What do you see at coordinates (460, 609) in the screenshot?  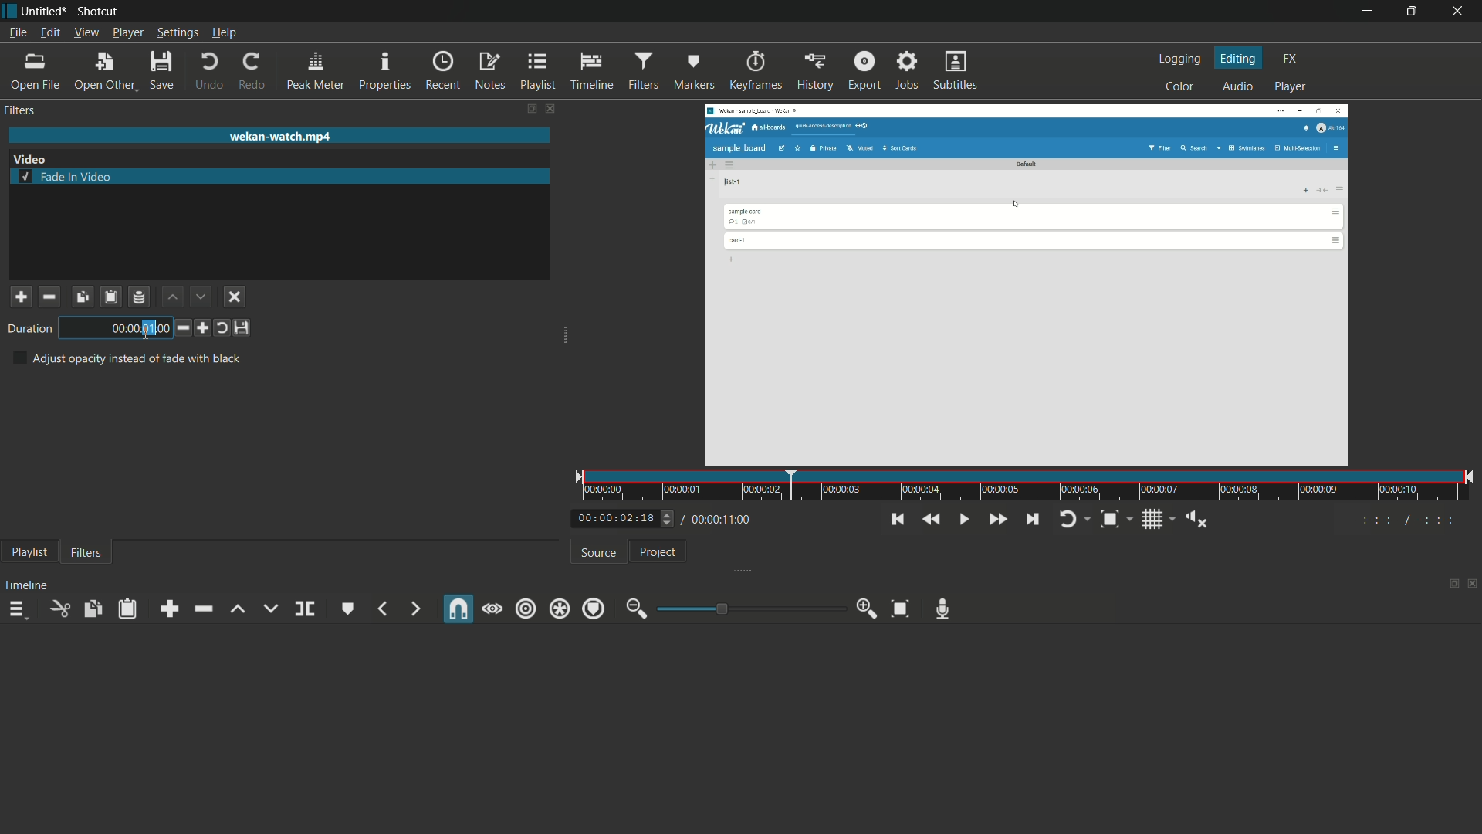 I see `snap` at bounding box center [460, 609].